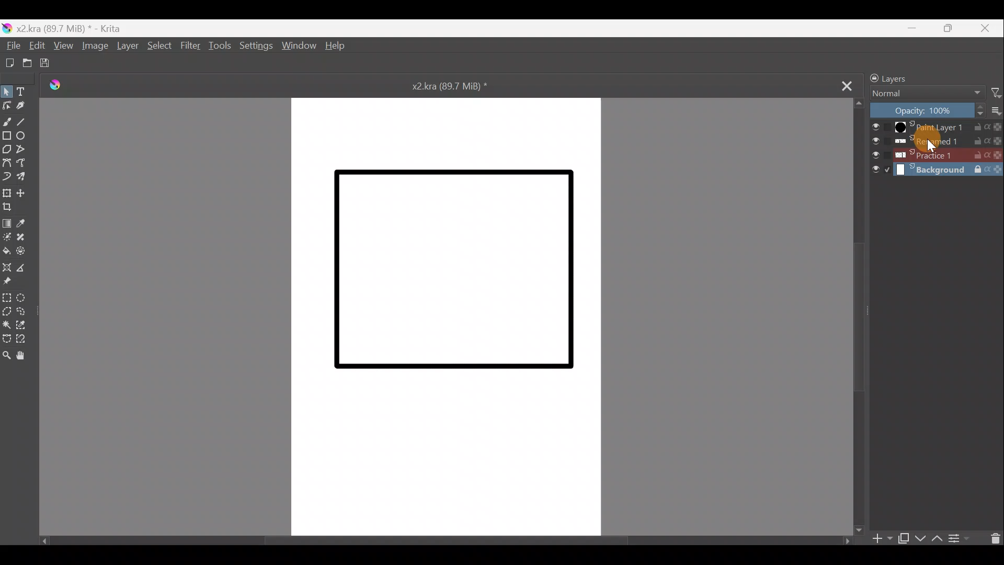 This screenshot has height=565, width=1004. What do you see at coordinates (24, 238) in the screenshot?
I see `Smart patch tool` at bounding box center [24, 238].